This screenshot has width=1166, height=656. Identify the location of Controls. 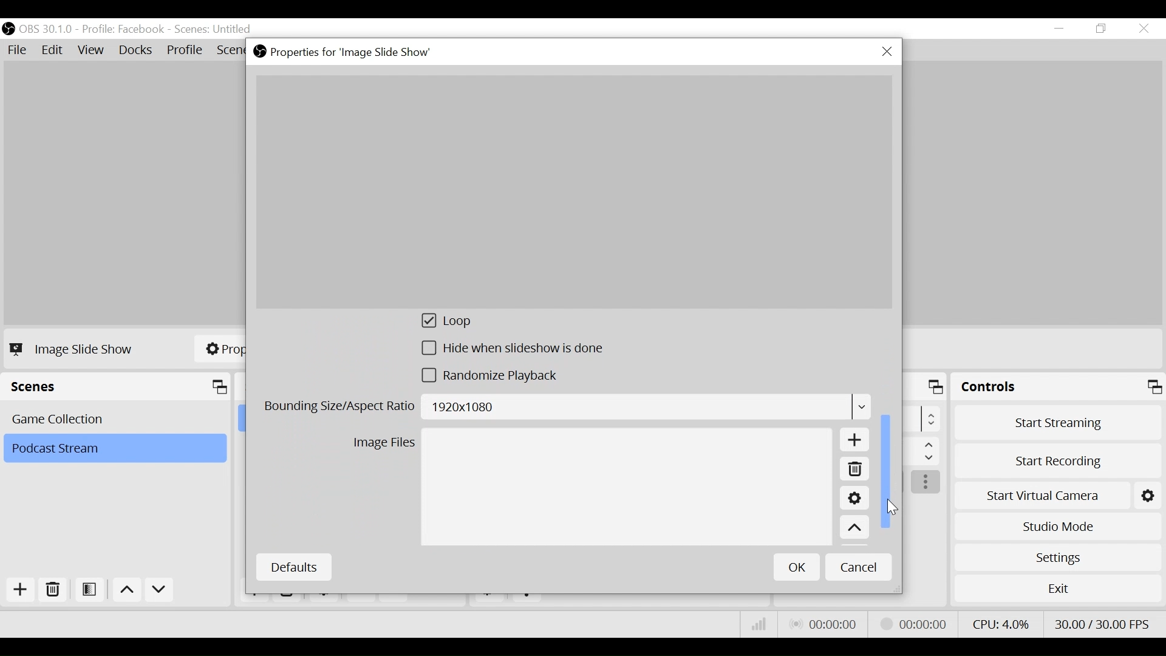
(1058, 389).